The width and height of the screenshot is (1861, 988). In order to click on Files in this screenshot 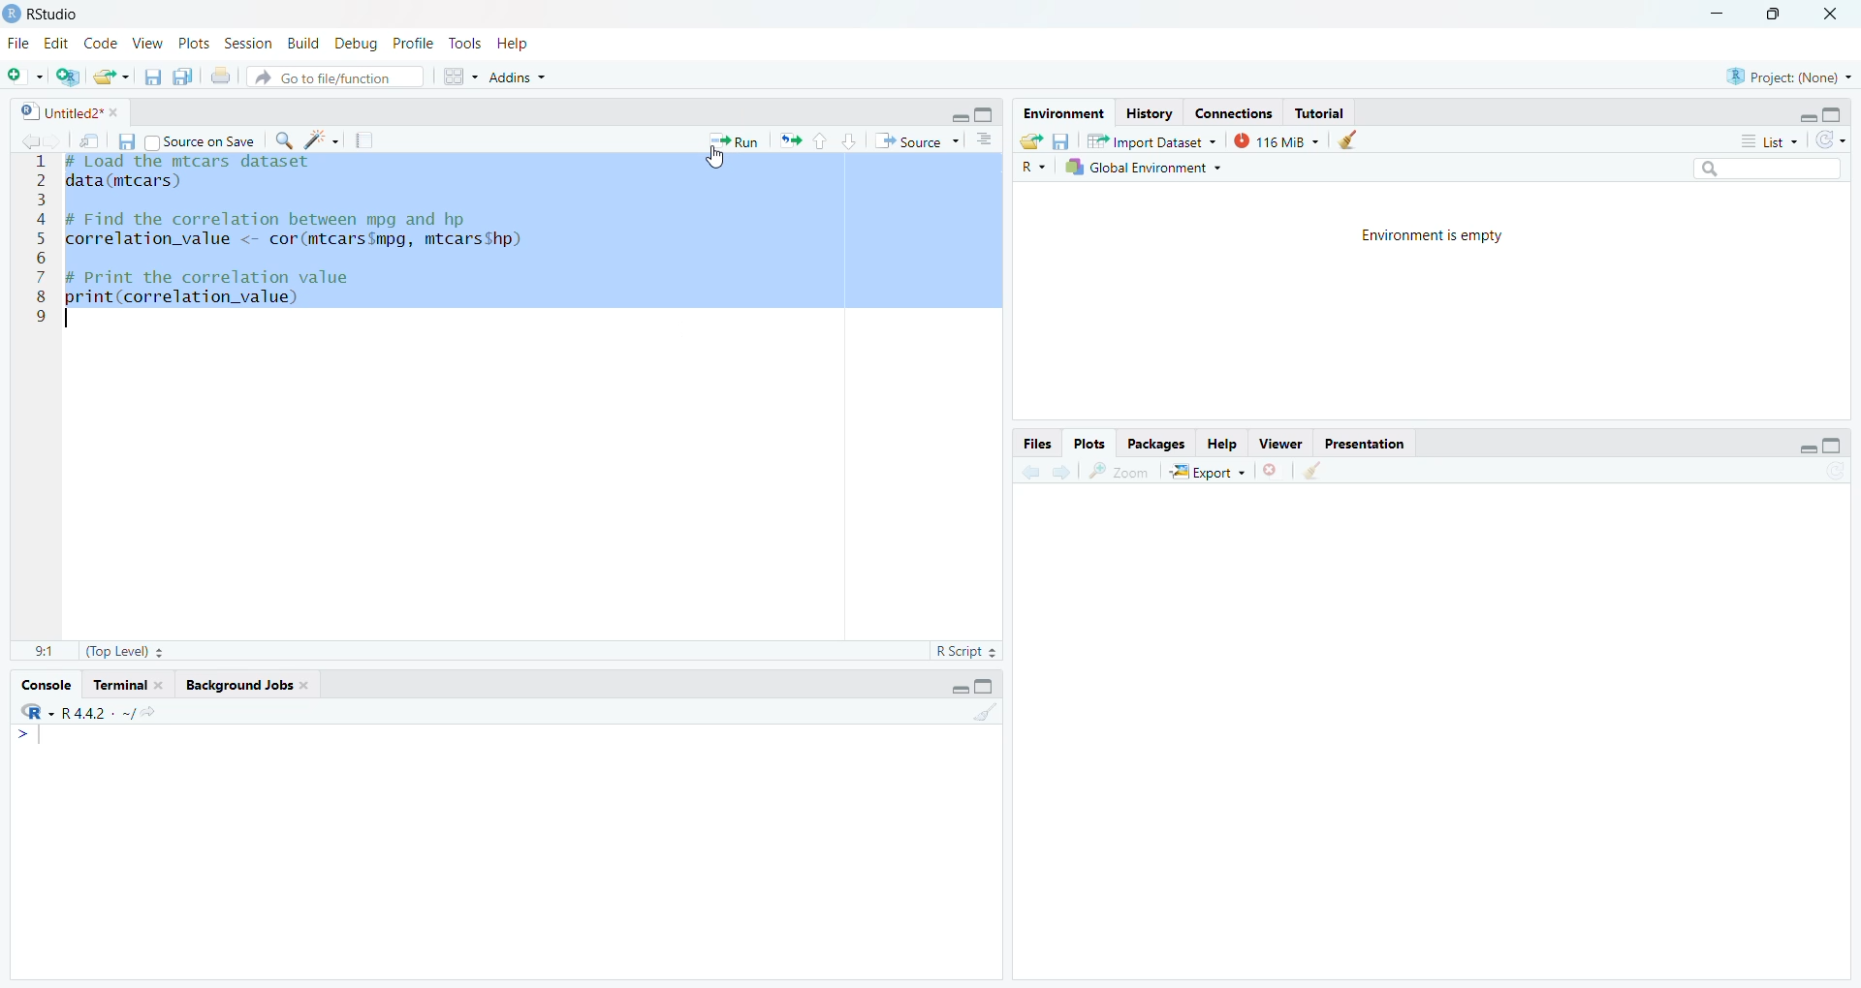, I will do `click(1038, 445)`.